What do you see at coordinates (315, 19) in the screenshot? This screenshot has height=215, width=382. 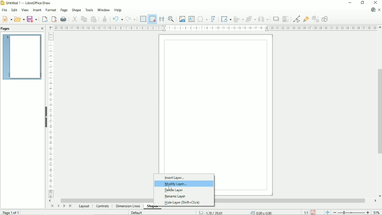 I see `Toggle extrusion` at bounding box center [315, 19].